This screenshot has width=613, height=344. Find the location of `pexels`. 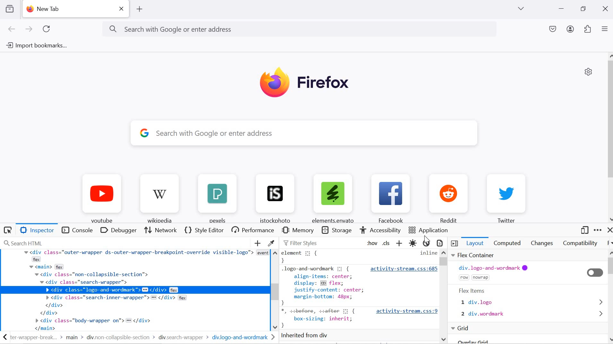

pexels is located at coordinates (218, 197).